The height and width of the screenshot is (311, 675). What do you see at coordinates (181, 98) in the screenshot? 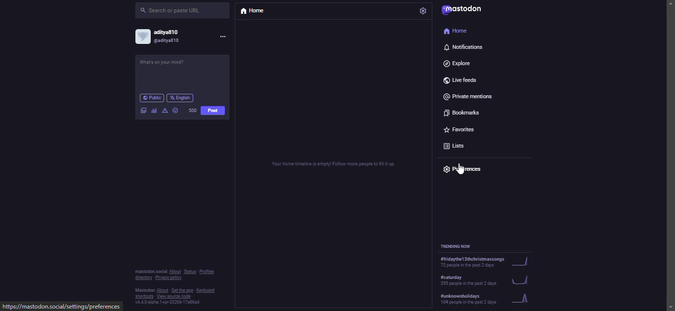
I see `english` at bounding box center [181, 98].